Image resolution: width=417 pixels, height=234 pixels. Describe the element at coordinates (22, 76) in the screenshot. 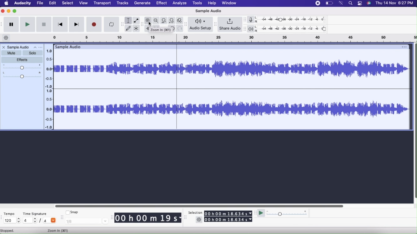

I see `Pan: Center` at that location.